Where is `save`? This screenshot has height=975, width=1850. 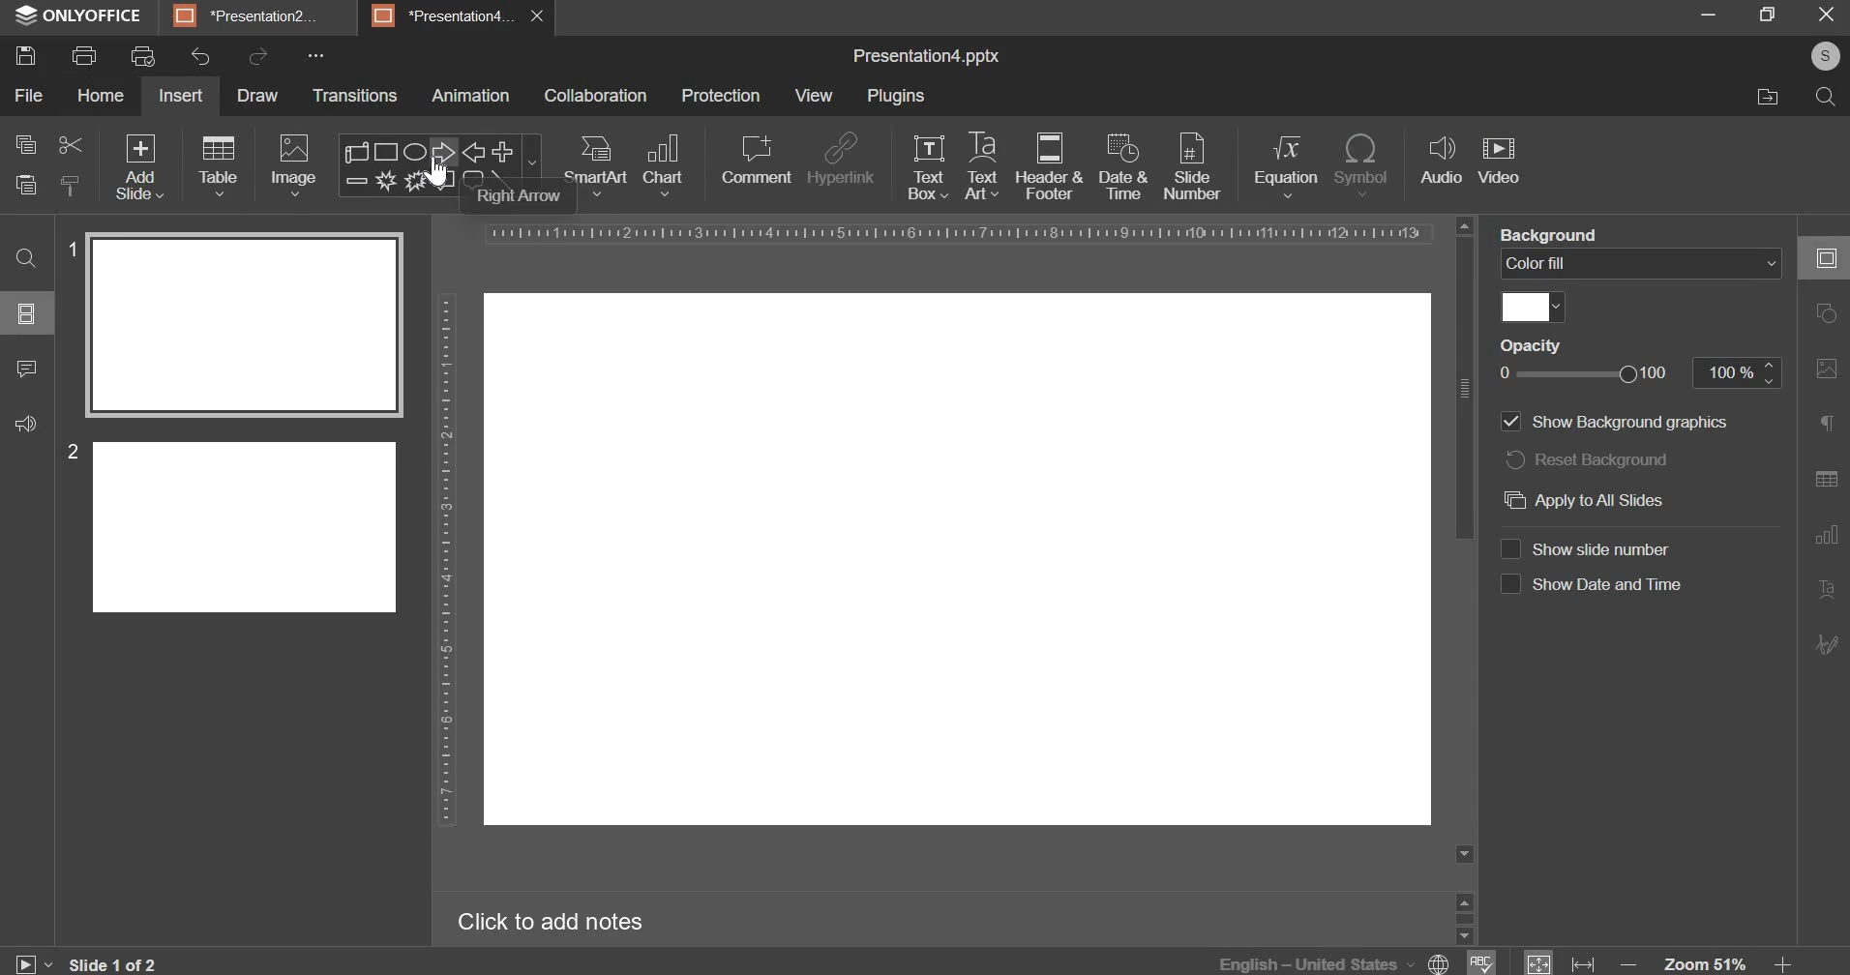 save is located at coordinates (29, 58).